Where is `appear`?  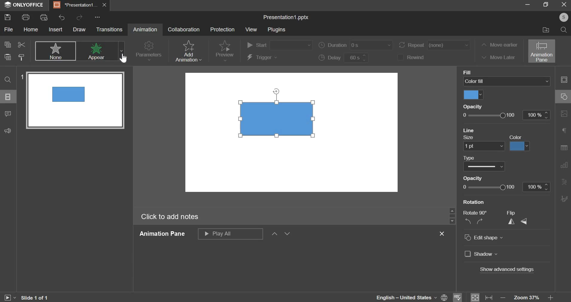 appear is located at coordinates (98, 51).